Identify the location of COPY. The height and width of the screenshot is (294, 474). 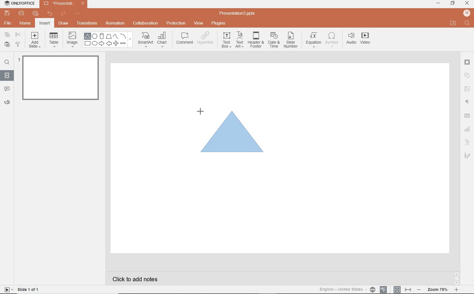
(7, 35).